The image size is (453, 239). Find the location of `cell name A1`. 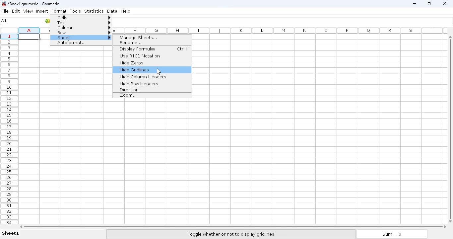

cell name A1 is located at coordinates (4, 21).